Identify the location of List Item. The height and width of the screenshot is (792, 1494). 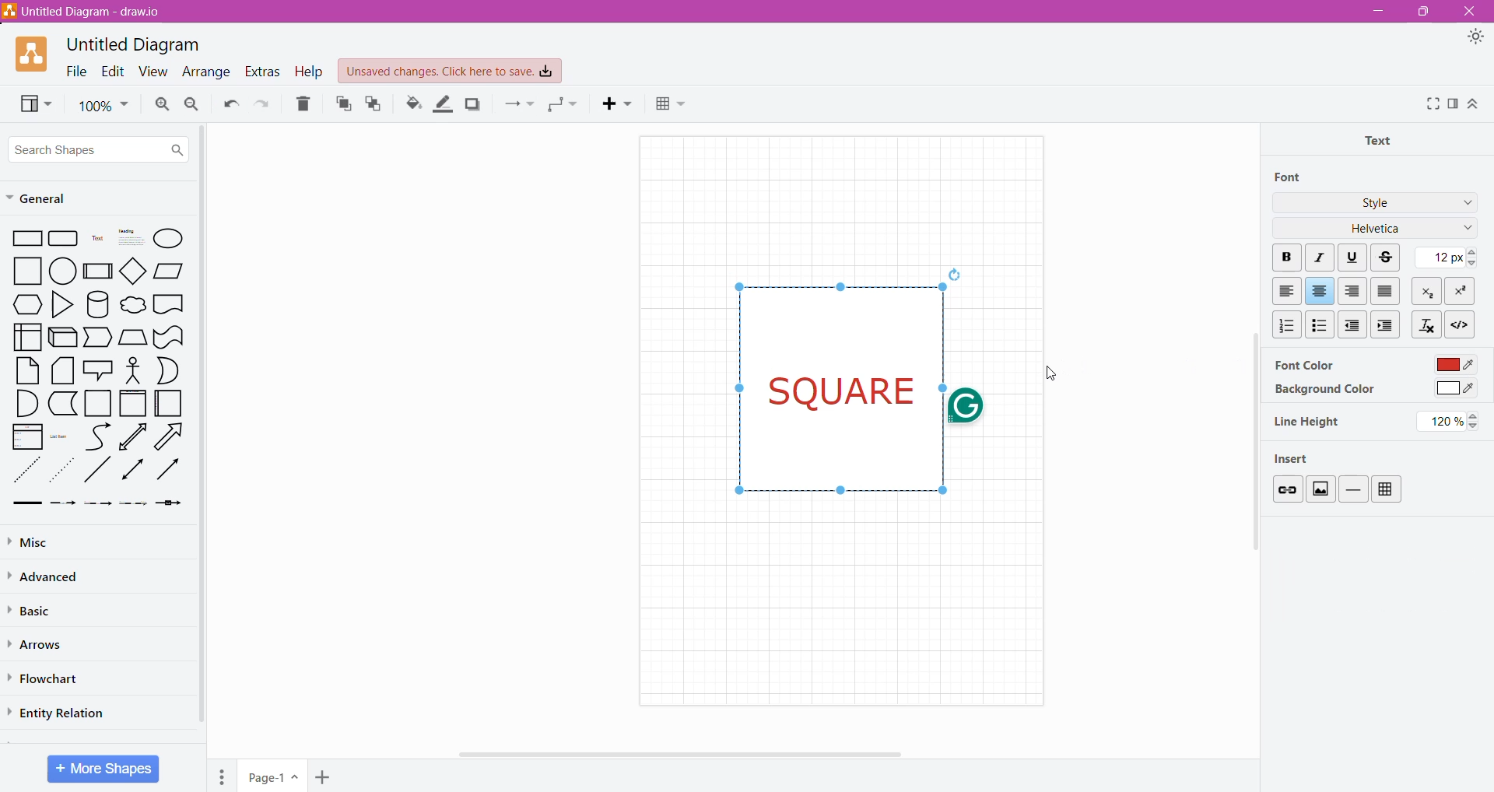
(62, 436).